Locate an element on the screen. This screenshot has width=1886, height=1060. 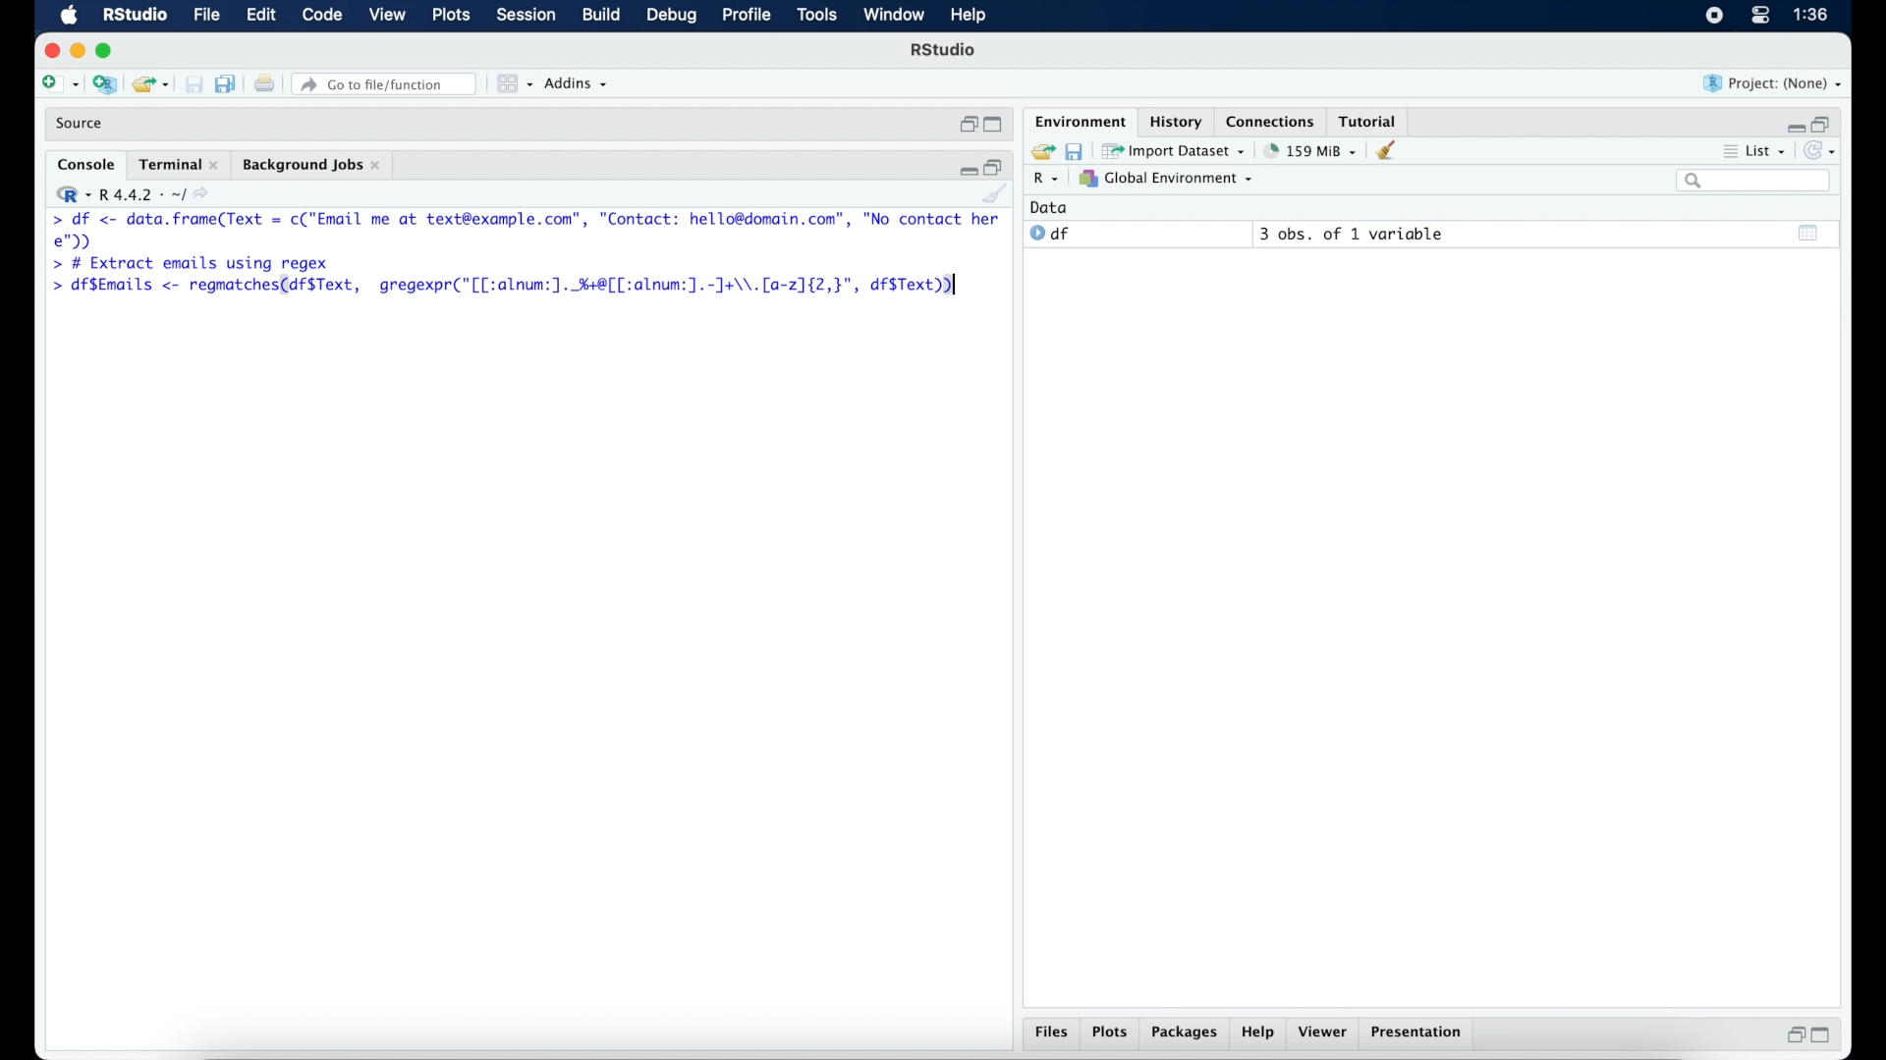
restore down is located at coordinates (997, 167).